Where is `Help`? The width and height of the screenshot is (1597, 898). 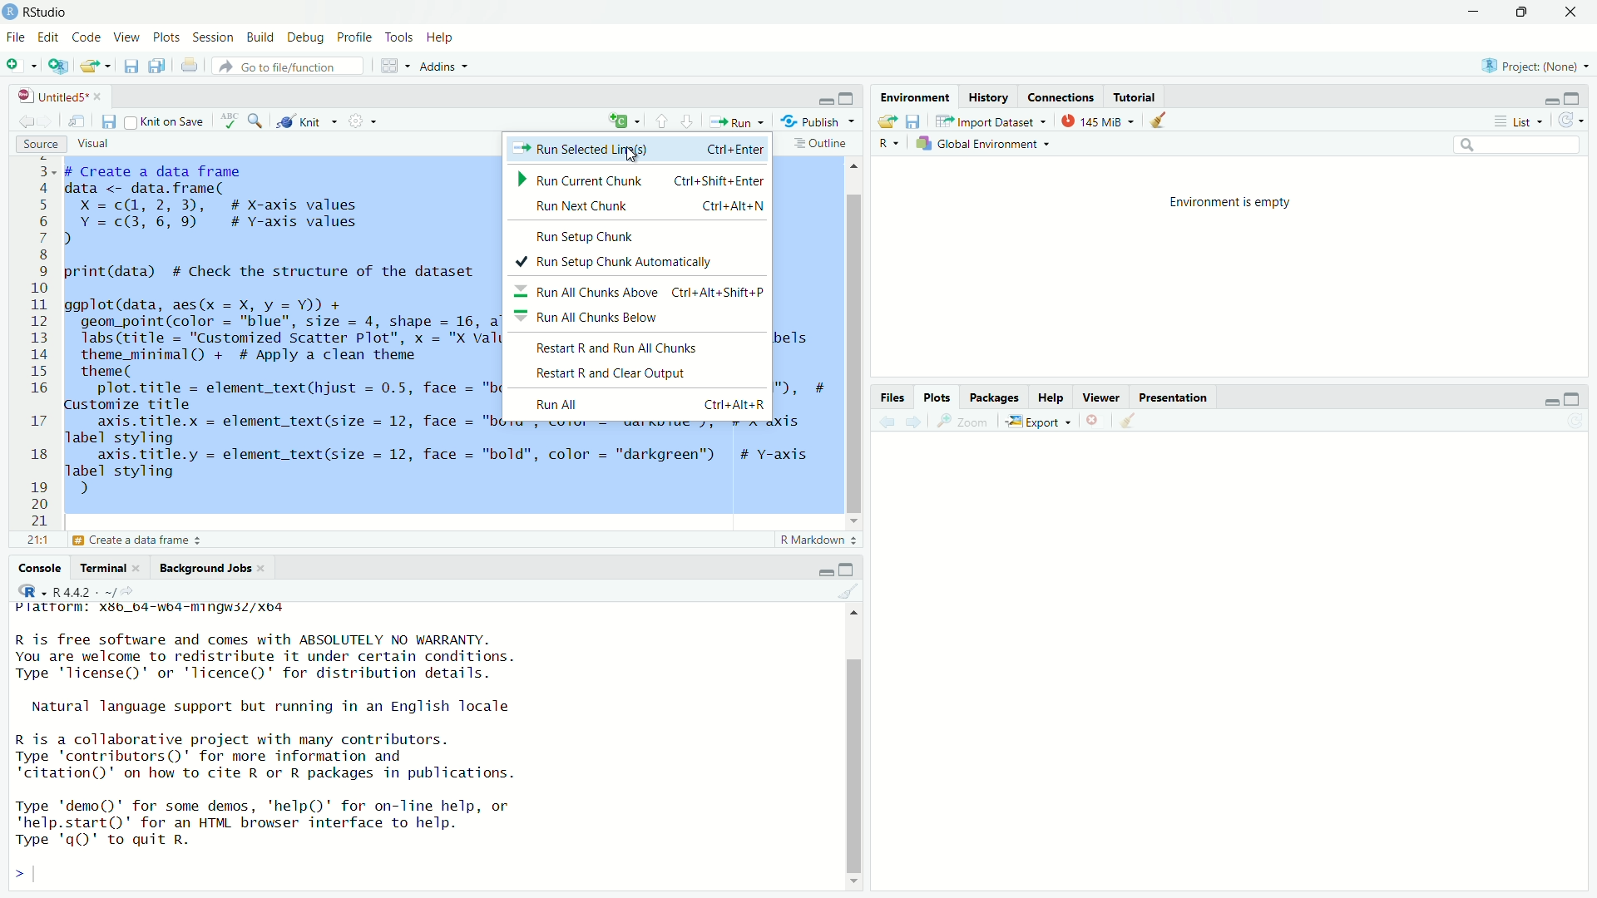
Help is located at coordinates (439, 37).